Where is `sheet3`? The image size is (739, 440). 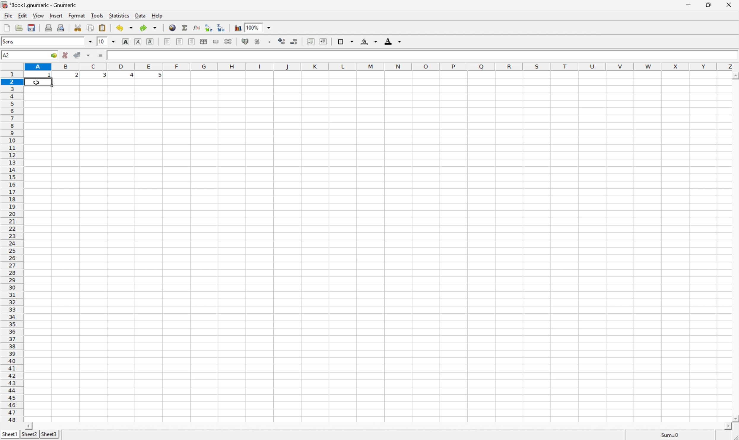
sheet3 is located at coordinates (49, 436).